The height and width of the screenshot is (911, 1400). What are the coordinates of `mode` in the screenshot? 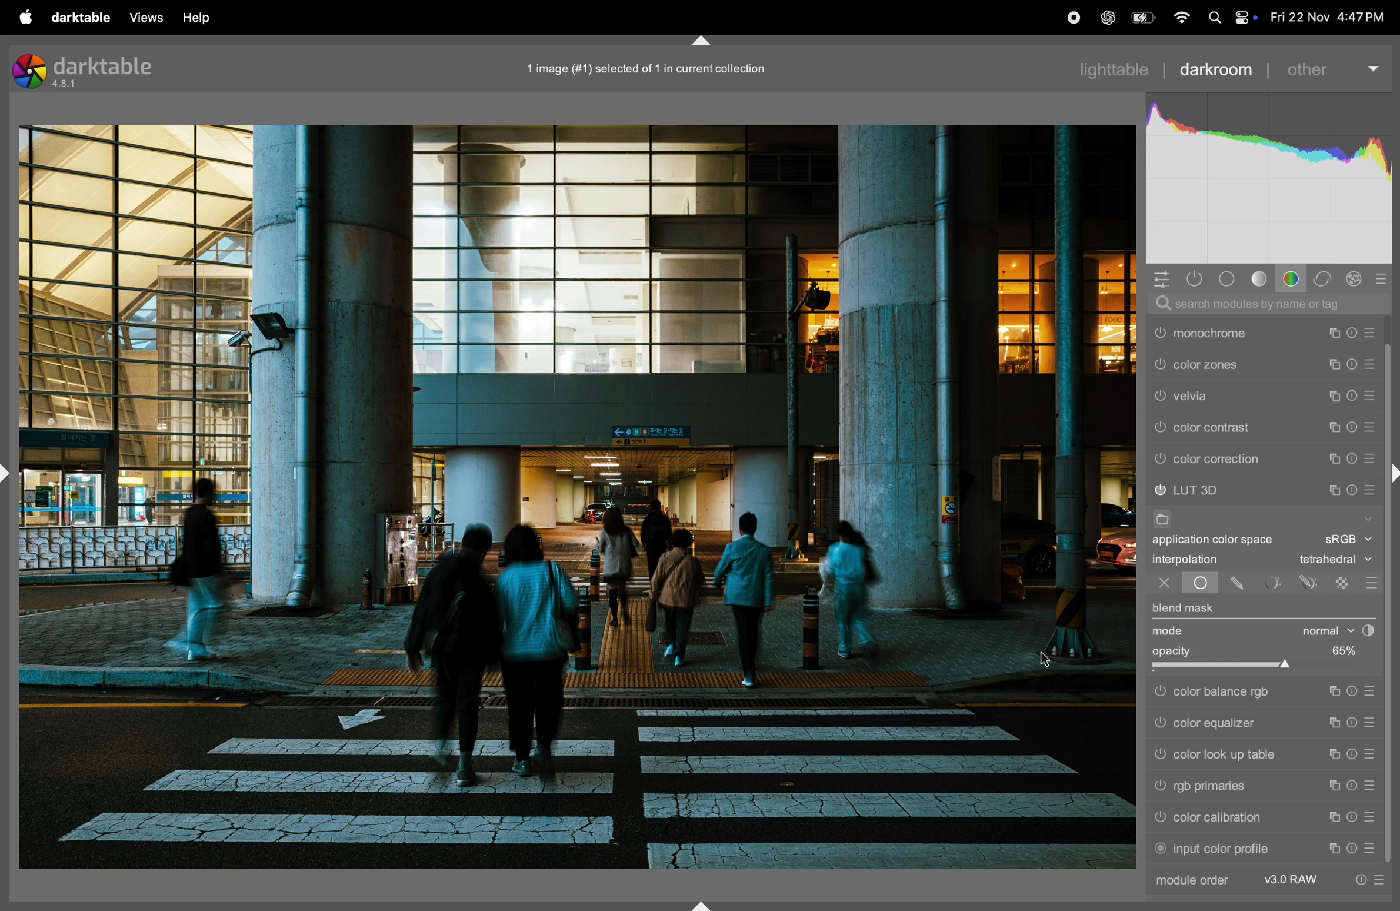 It's located at (1169, 632).